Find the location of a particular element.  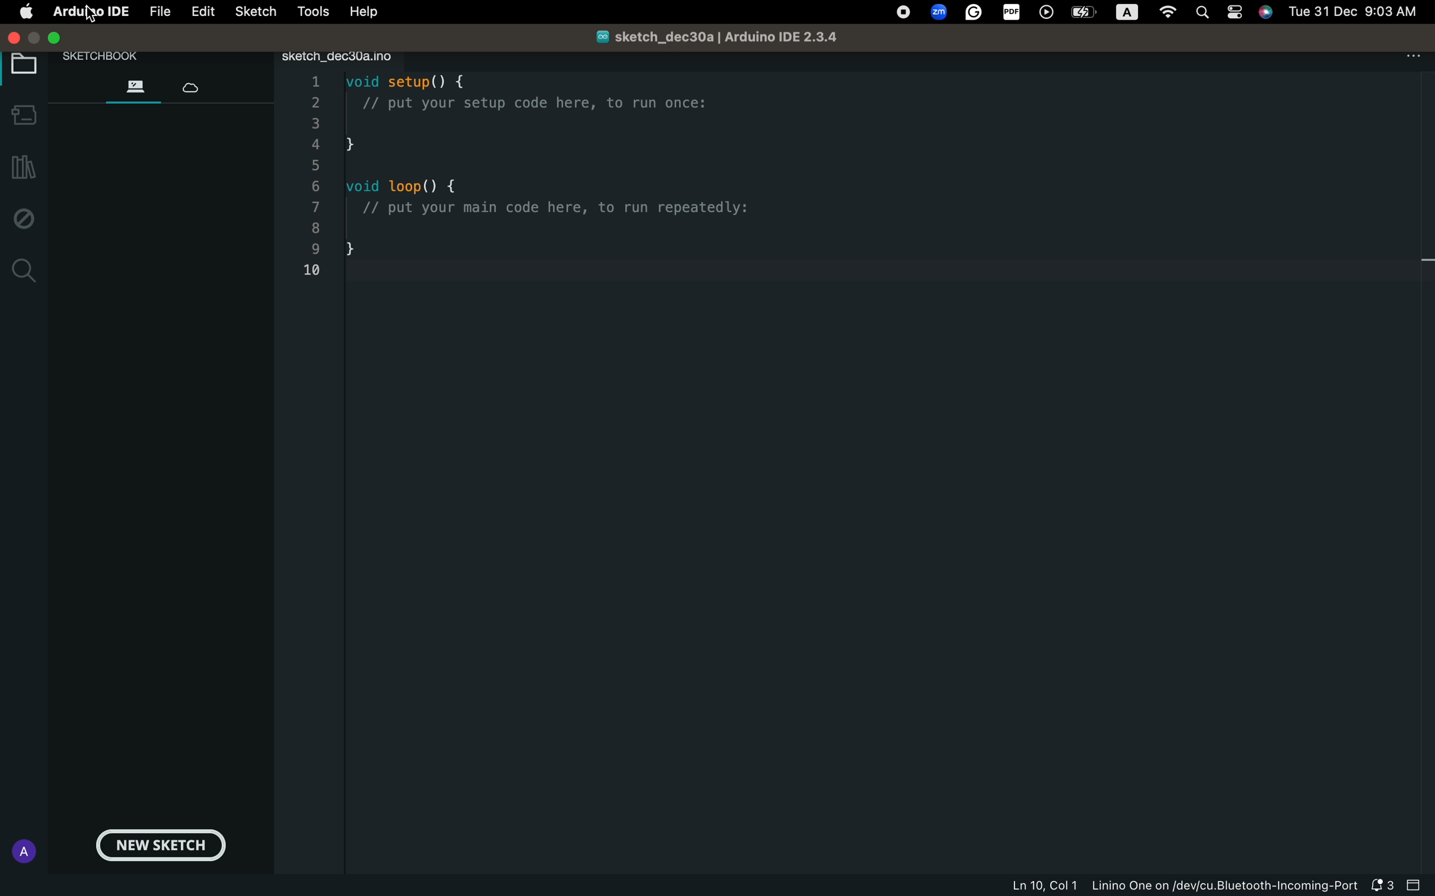

search is located at coordinates (21, 269).